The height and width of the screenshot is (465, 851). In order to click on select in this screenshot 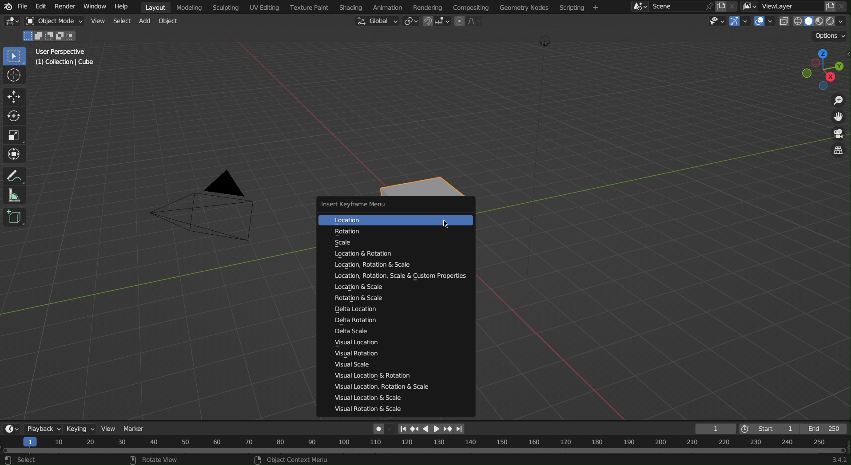, I will do `click(26, 35)`.